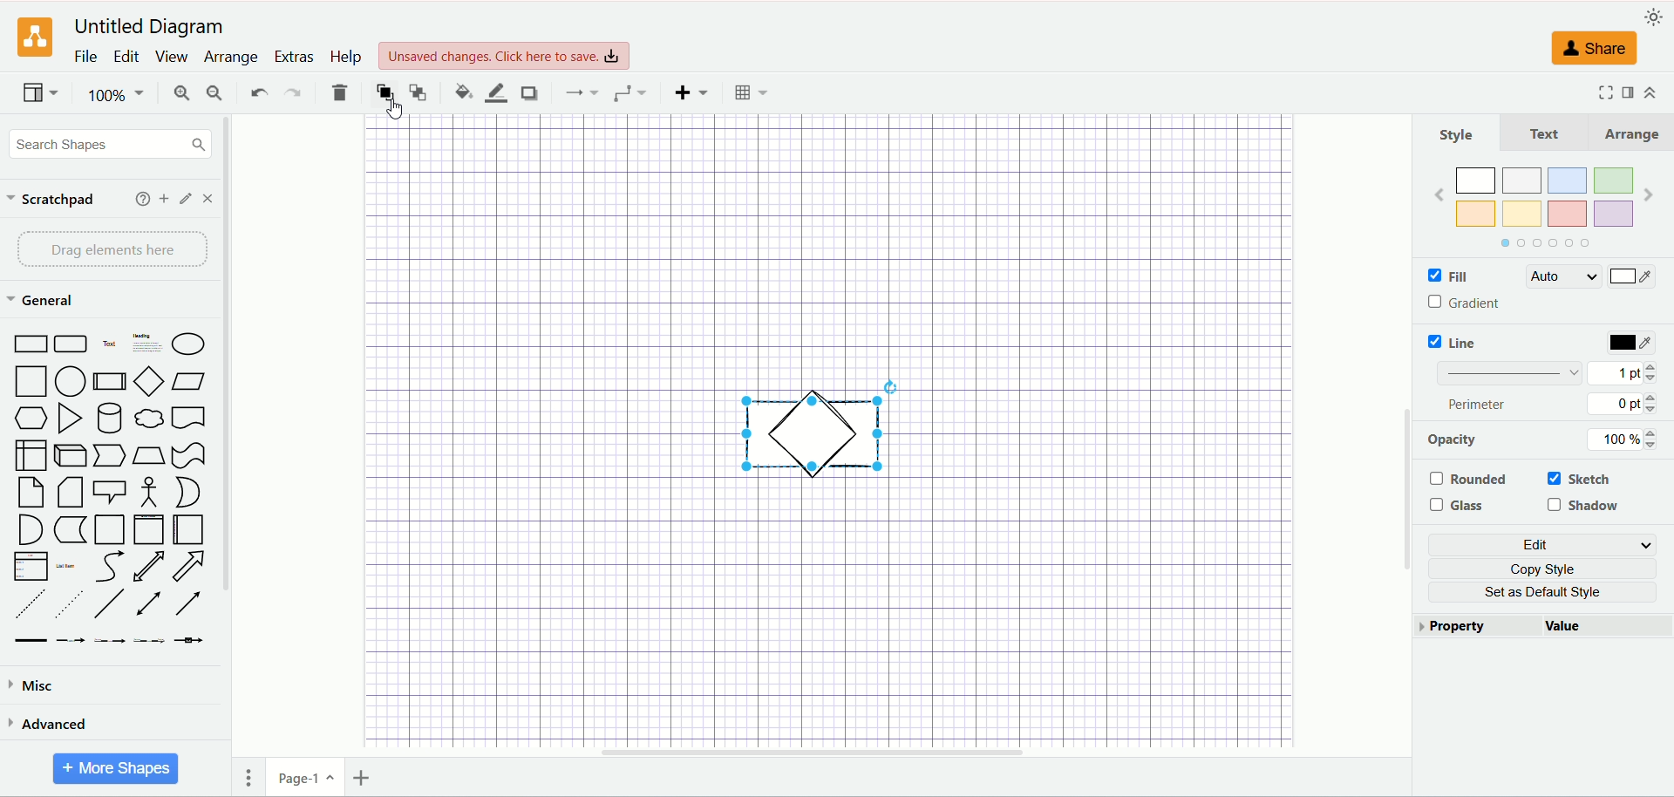 This screenshot has width=1674, height=797. Describe the element at coordinates (693, 92) in the screenshot. I see `insert` at that location.